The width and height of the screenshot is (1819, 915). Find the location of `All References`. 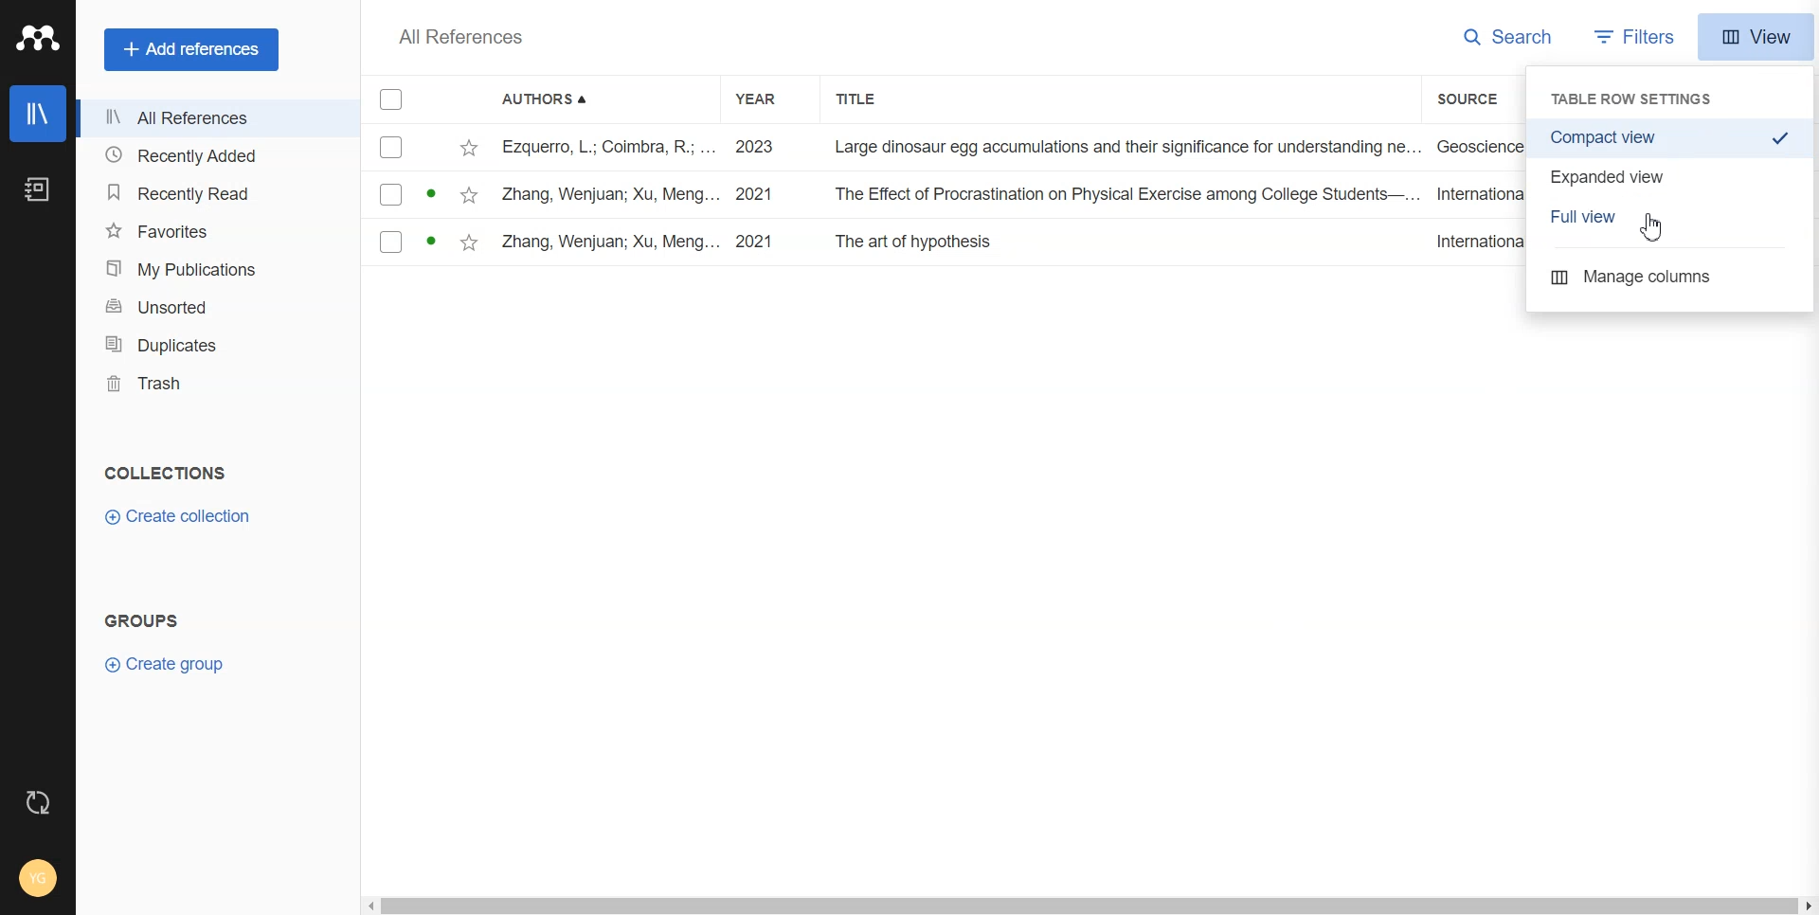

All References is located at coordinates (461, 37).